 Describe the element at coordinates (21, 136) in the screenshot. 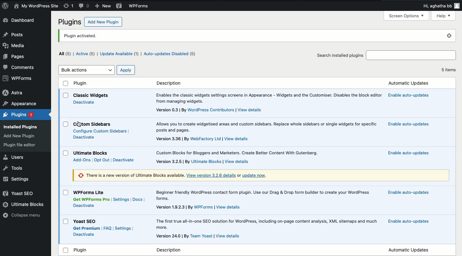

I see `Add new plugin` at that location.